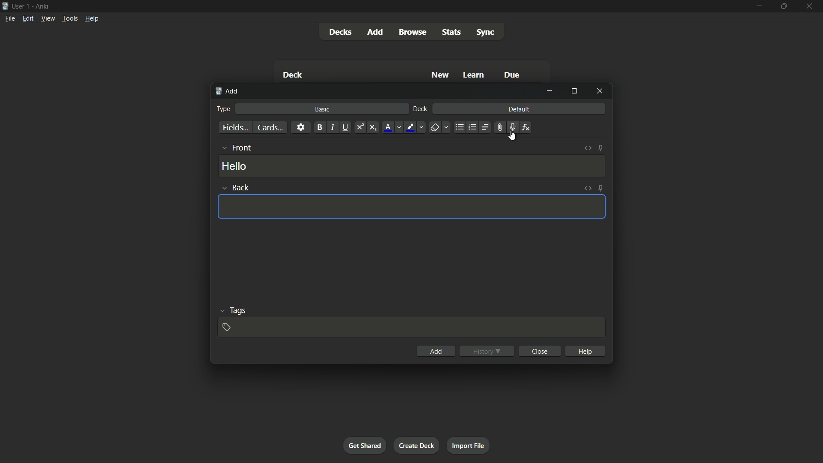 Image resolution: width=823 pixels, height=463 pixels. I want to click on import file, so click(470, 445).